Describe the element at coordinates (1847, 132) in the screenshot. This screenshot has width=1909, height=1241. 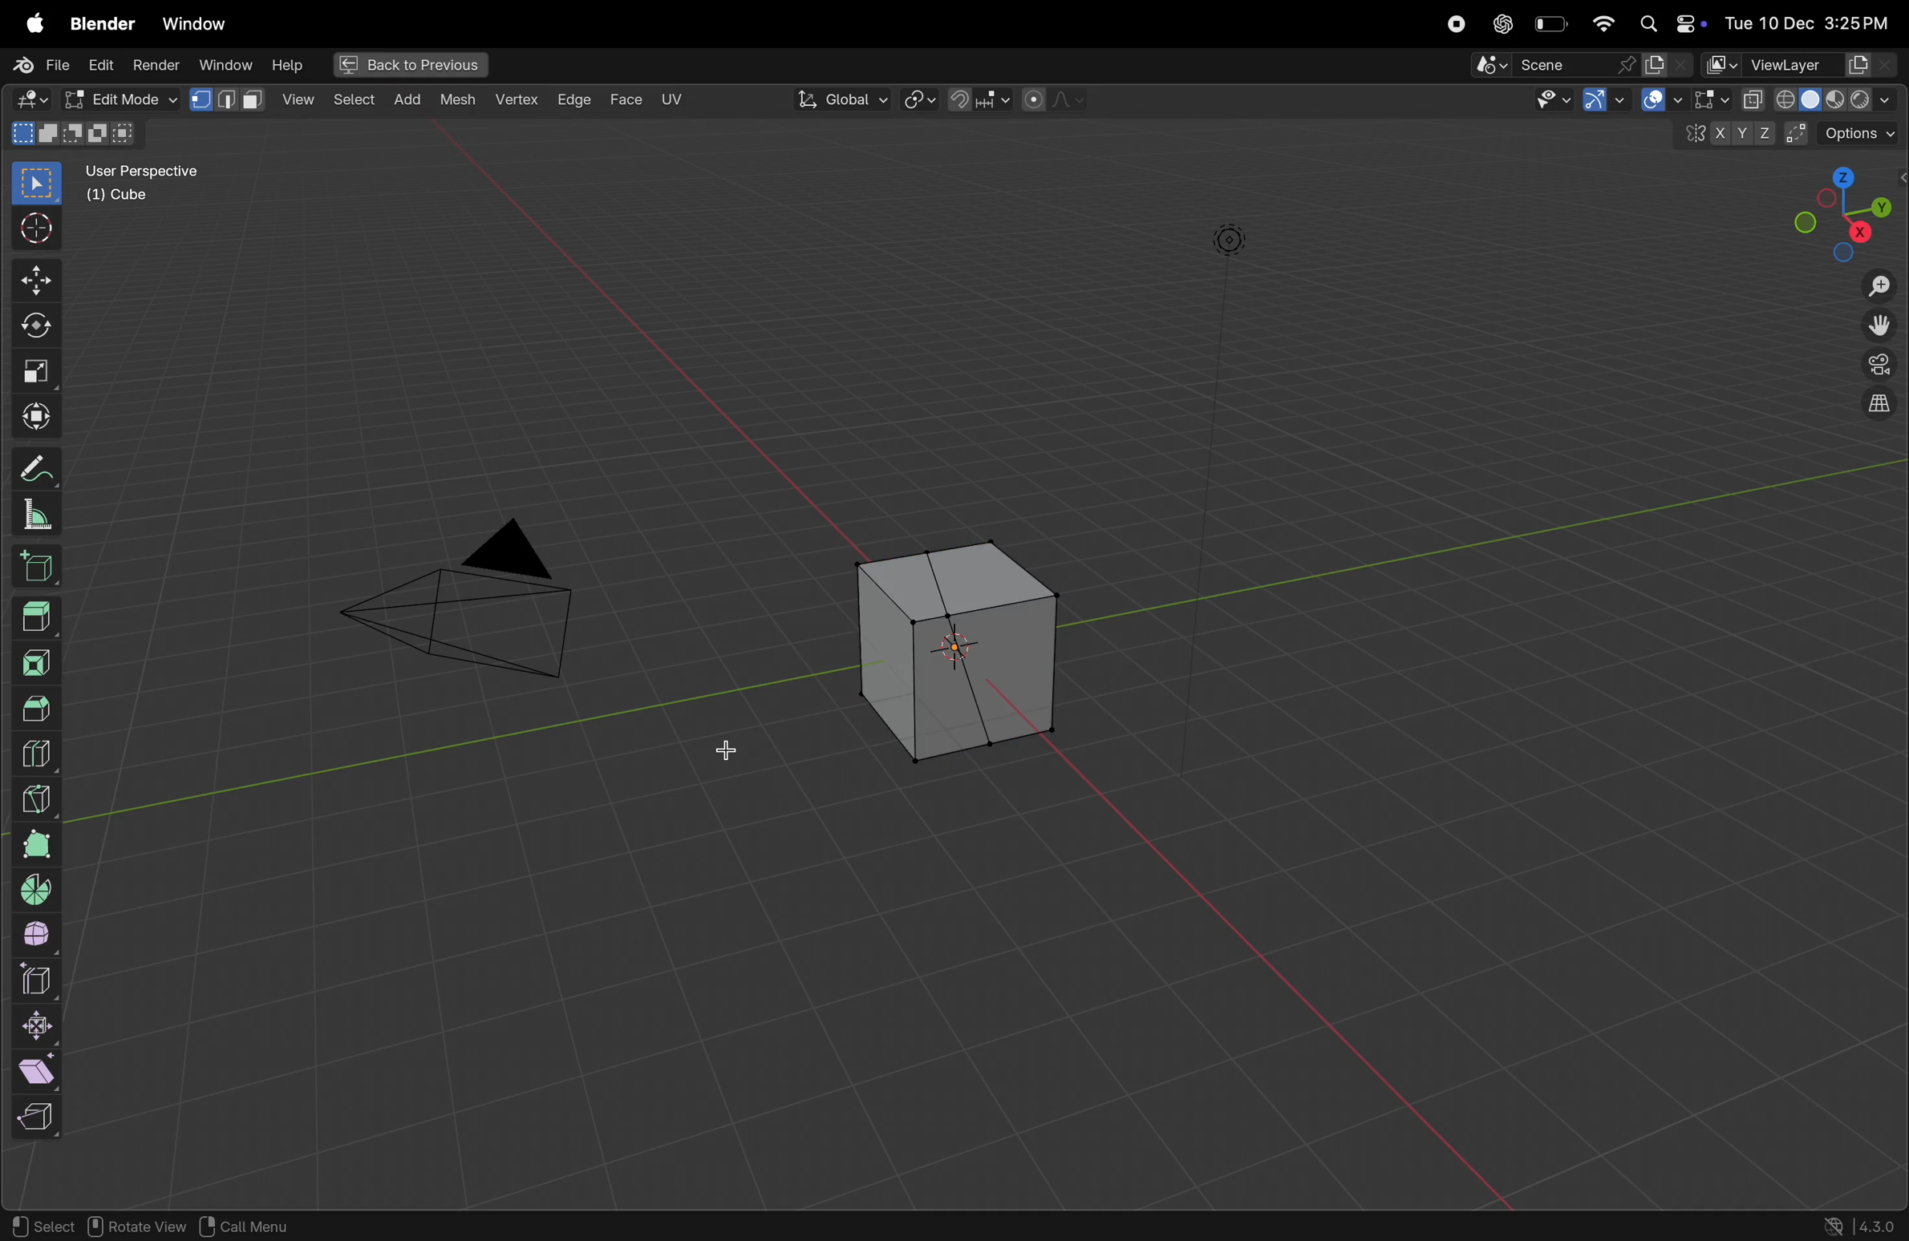
I see `option` at that location.